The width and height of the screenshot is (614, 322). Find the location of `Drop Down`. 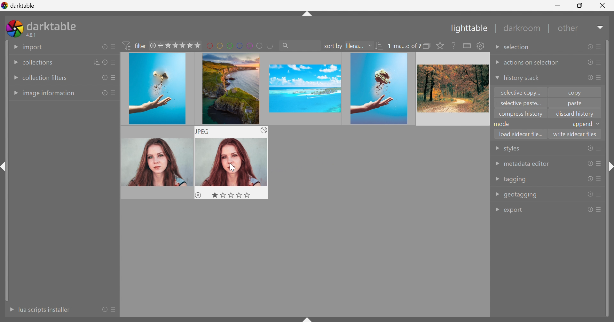

Drop Down is located at coordinates (496, 49).